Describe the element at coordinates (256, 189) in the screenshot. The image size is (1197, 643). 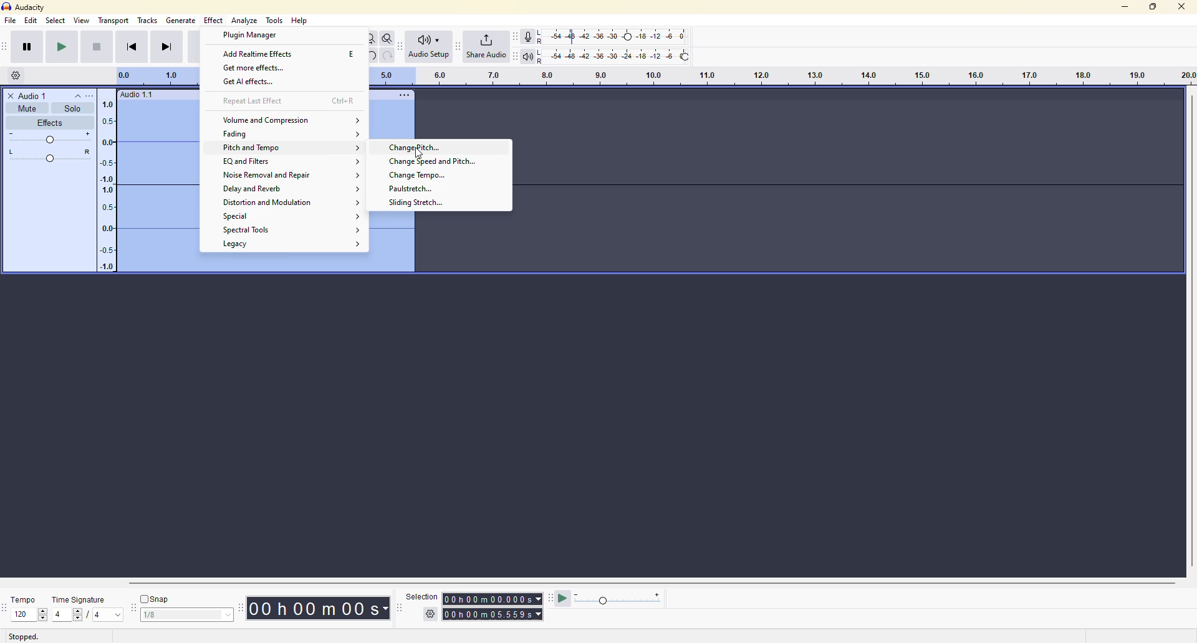
I see `delay and reverb` at that location.